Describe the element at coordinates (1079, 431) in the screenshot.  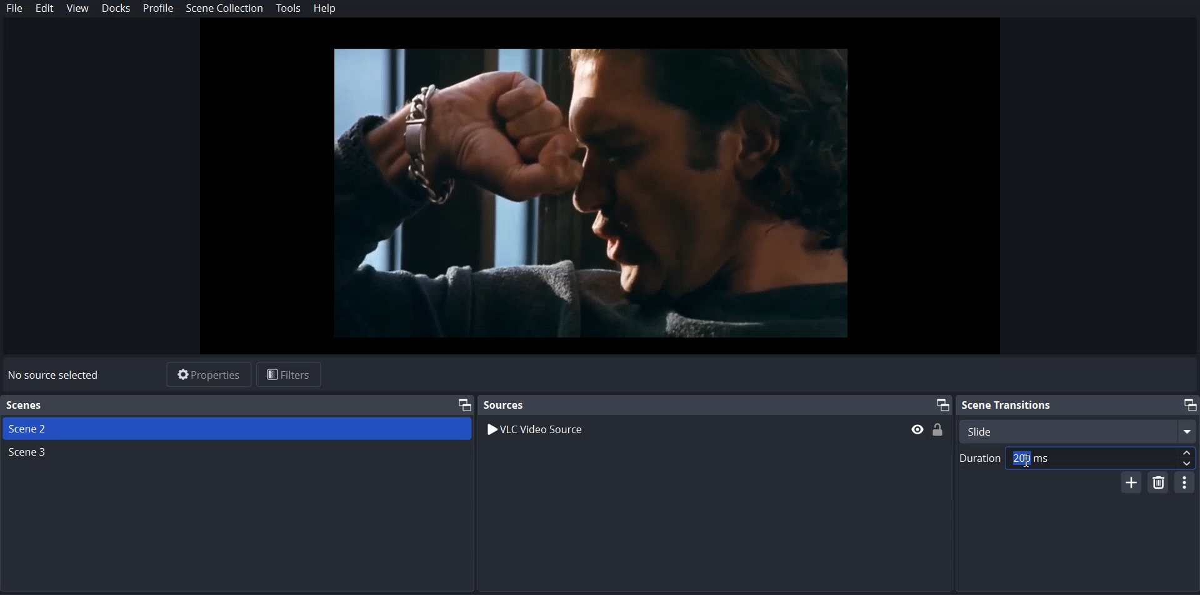
I see `Select Scene Transition` at that location.